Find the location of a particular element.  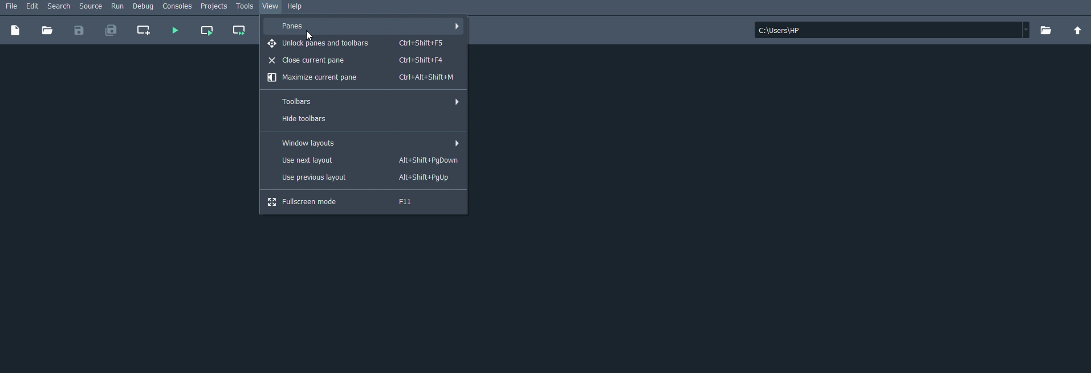

Change to parent directory is located at coordinates (1079, 30).